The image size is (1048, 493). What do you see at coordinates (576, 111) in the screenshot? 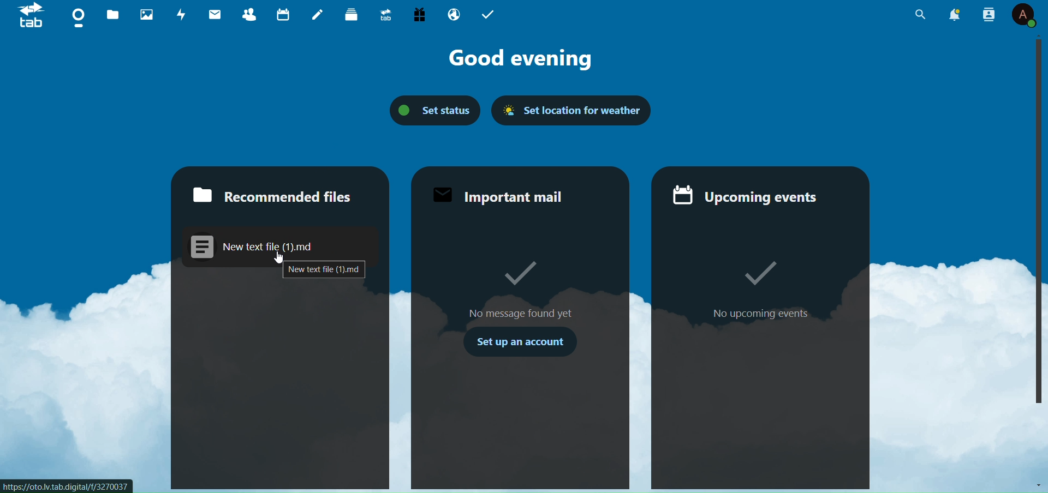
I see `set location for weather` at bounding box center [576, 111].